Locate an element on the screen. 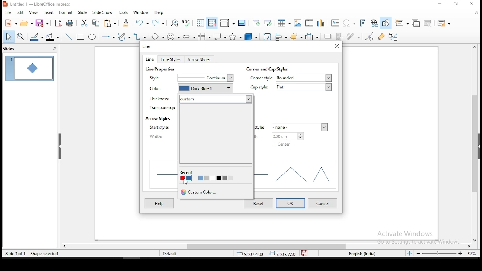  line is located at coordinates (151, 59).